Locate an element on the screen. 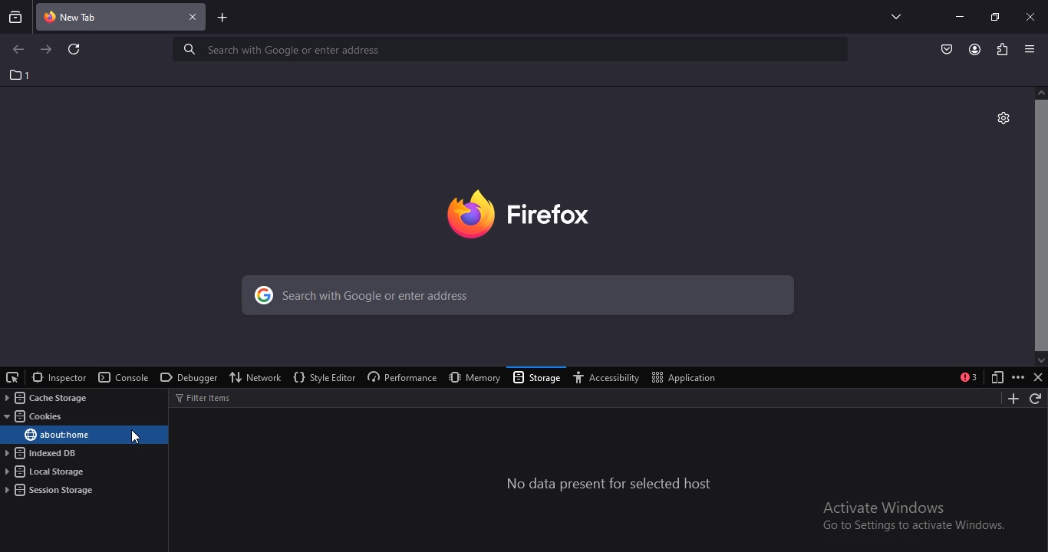  add items is located at coordinates (1010, 399).